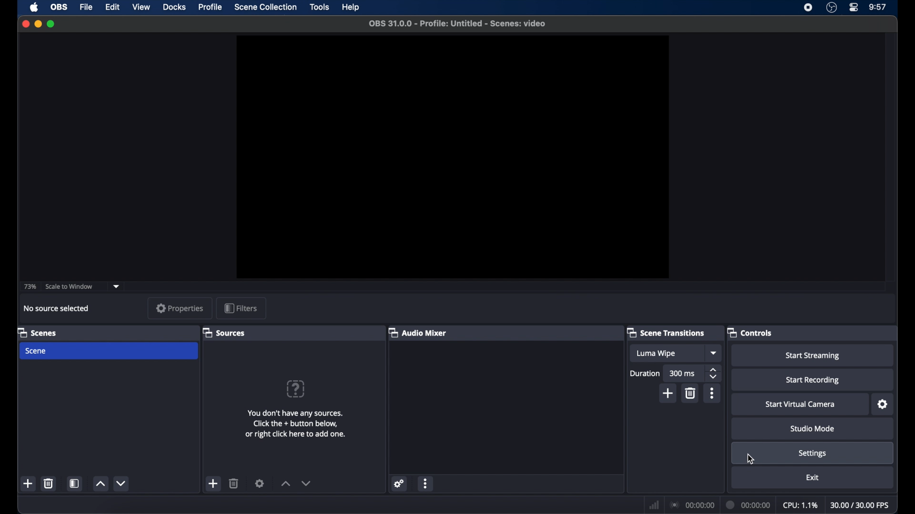 This screenshot has width=915, height=514. Describe the element at coordinates (418, 332) in the screenshot. I see `audio mixer` at that location.